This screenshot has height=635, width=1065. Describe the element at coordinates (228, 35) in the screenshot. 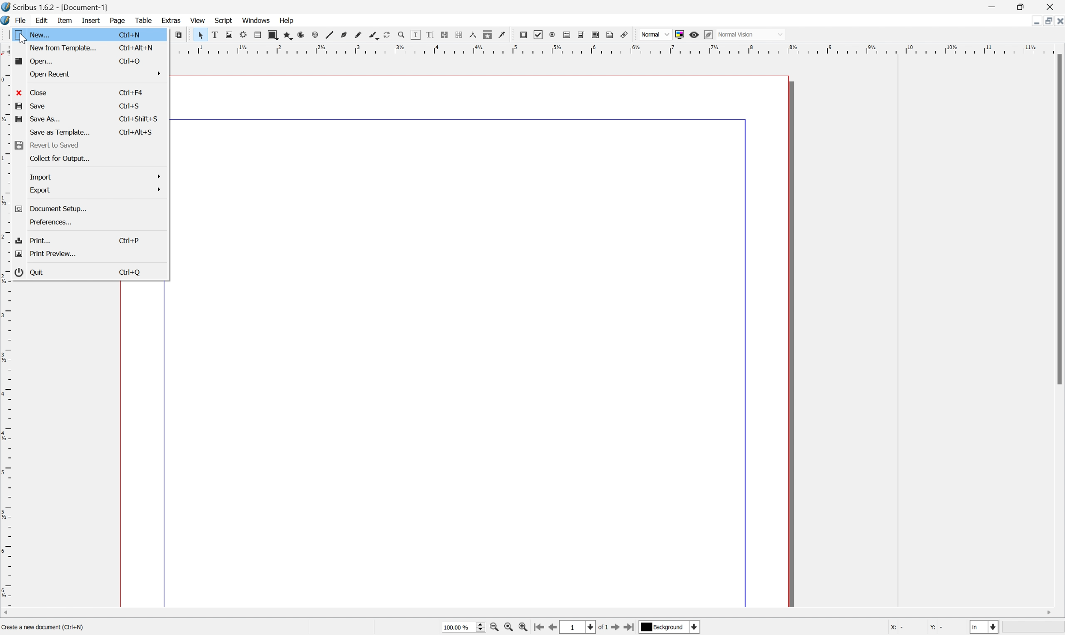

I see `Image frame` at that location.